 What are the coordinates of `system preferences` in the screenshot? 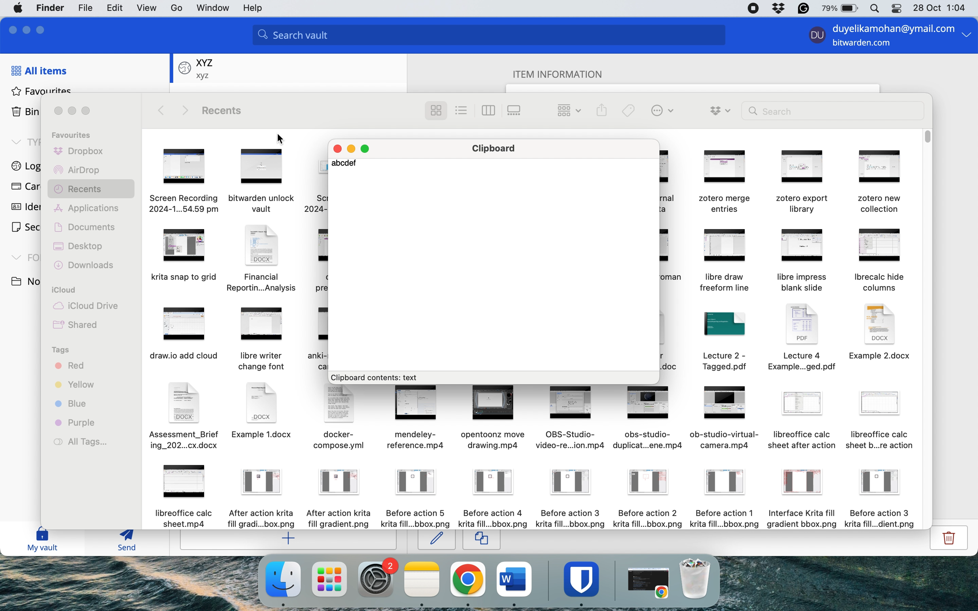 It's located at (377, 579).